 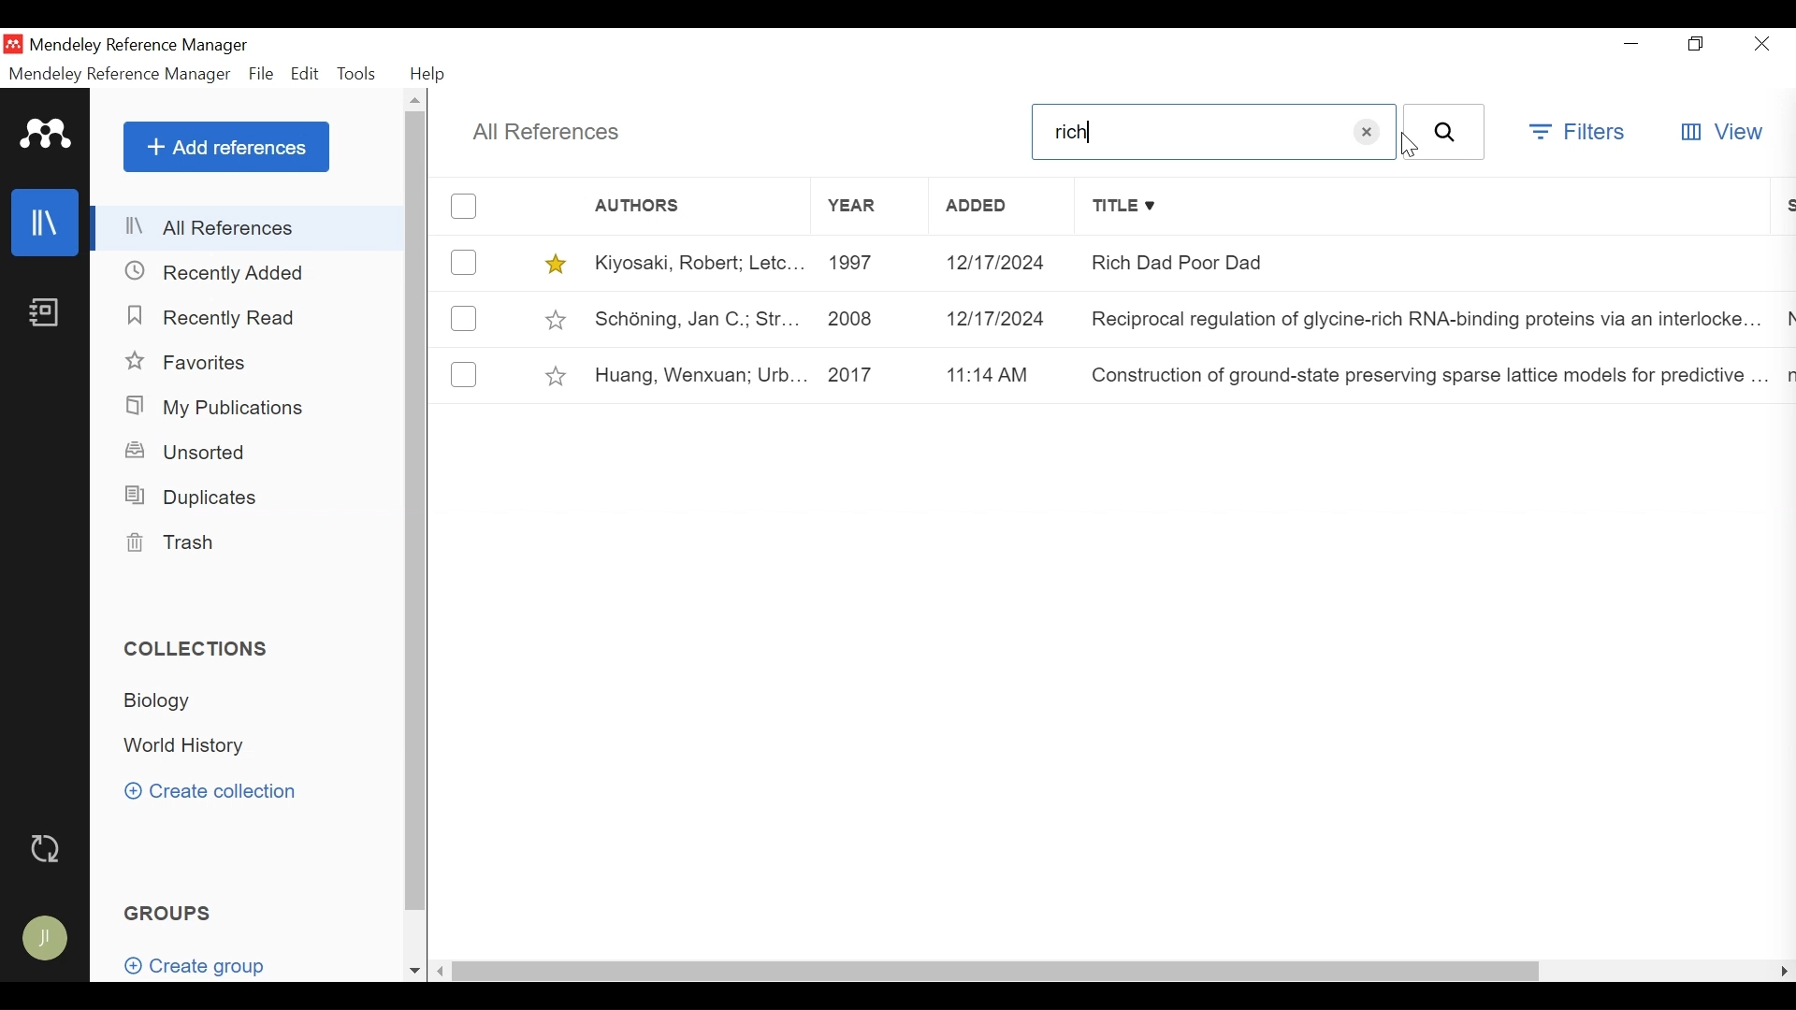 I want to click on All References, so click(x=547, y=134).